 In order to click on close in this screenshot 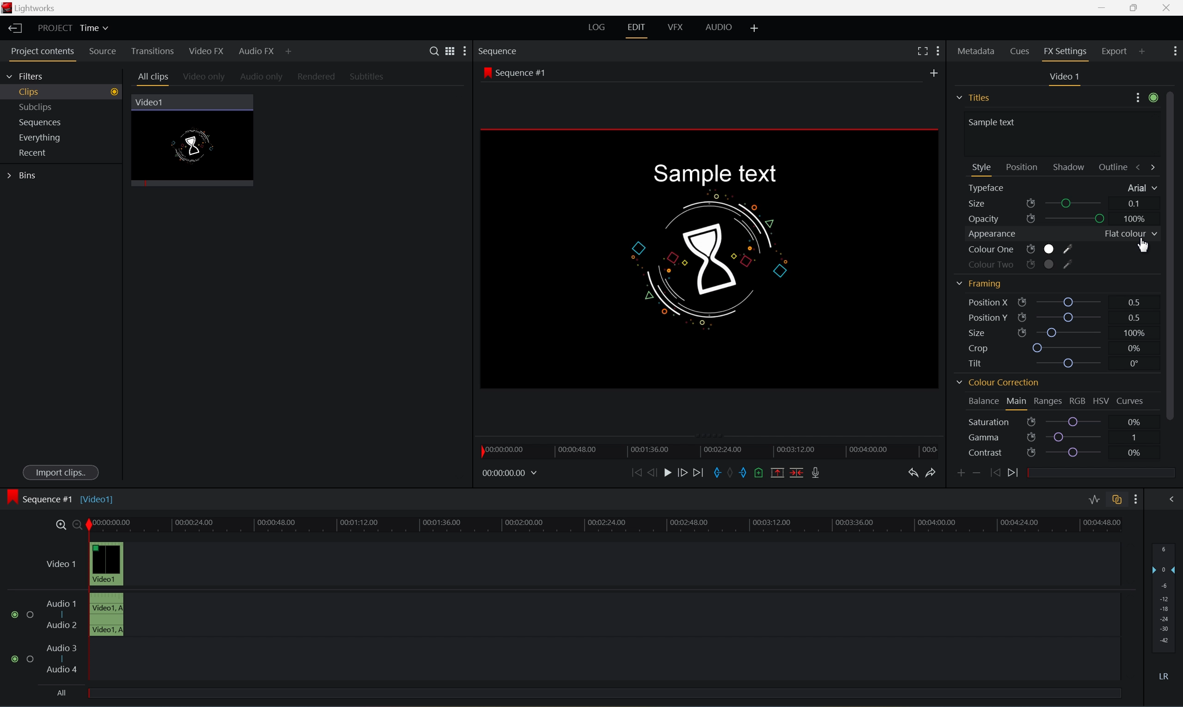, I will do `click(1170, 9)`.